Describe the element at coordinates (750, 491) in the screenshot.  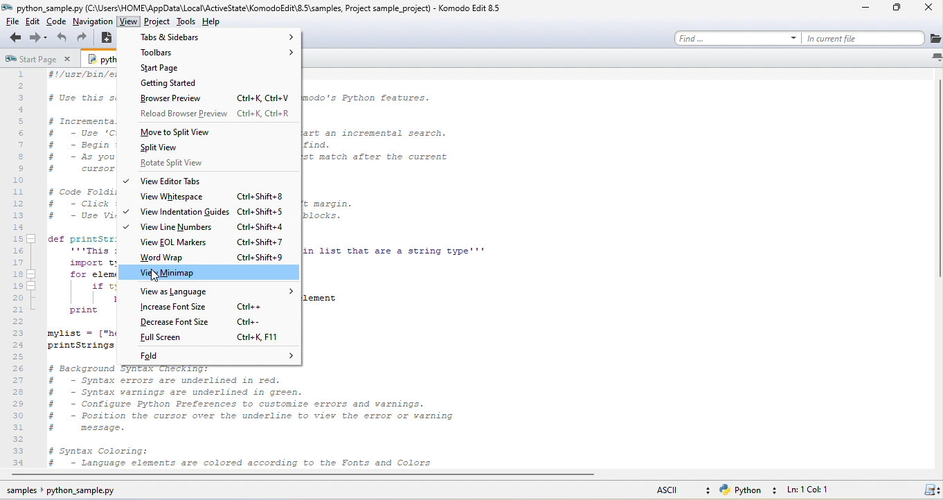
I see `python` at that location.